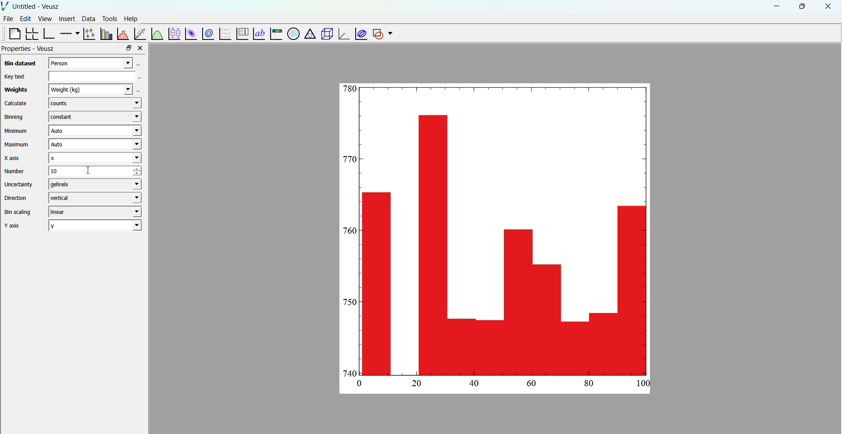  What do you see at coordinates (31, 34) in the screenshot?
I see `Arrange a graph in a grid` at bounding box center [31, 34].